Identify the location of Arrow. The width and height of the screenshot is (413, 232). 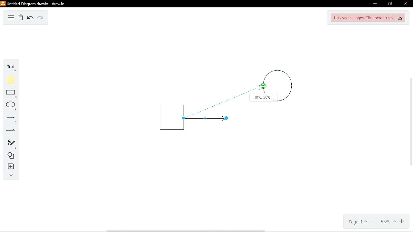
(8, 131).